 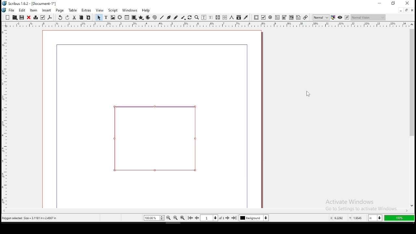 What do you see at coordinates (59, 10) in the screenshot?
I see `page` at bounding box center [59, 10].